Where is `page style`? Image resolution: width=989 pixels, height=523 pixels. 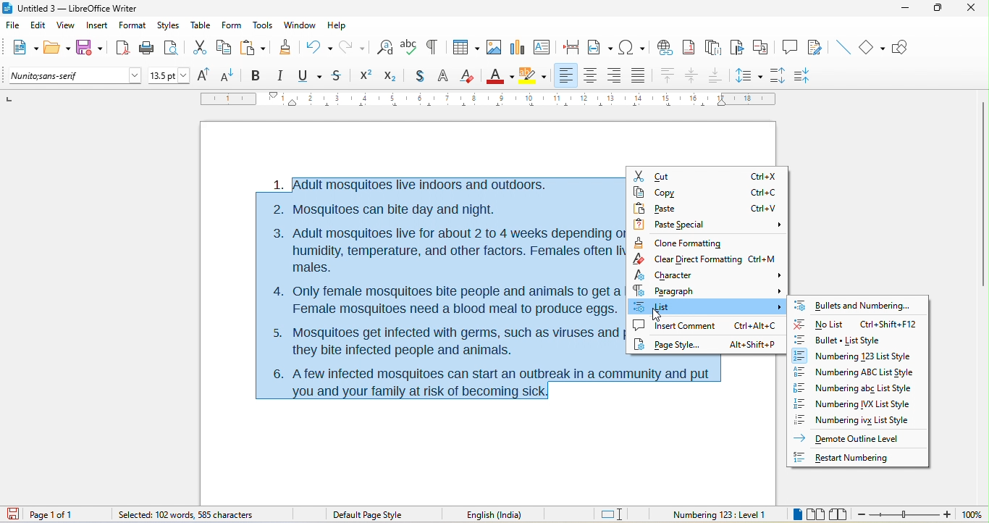 page style is located at coordinates (706, 348).